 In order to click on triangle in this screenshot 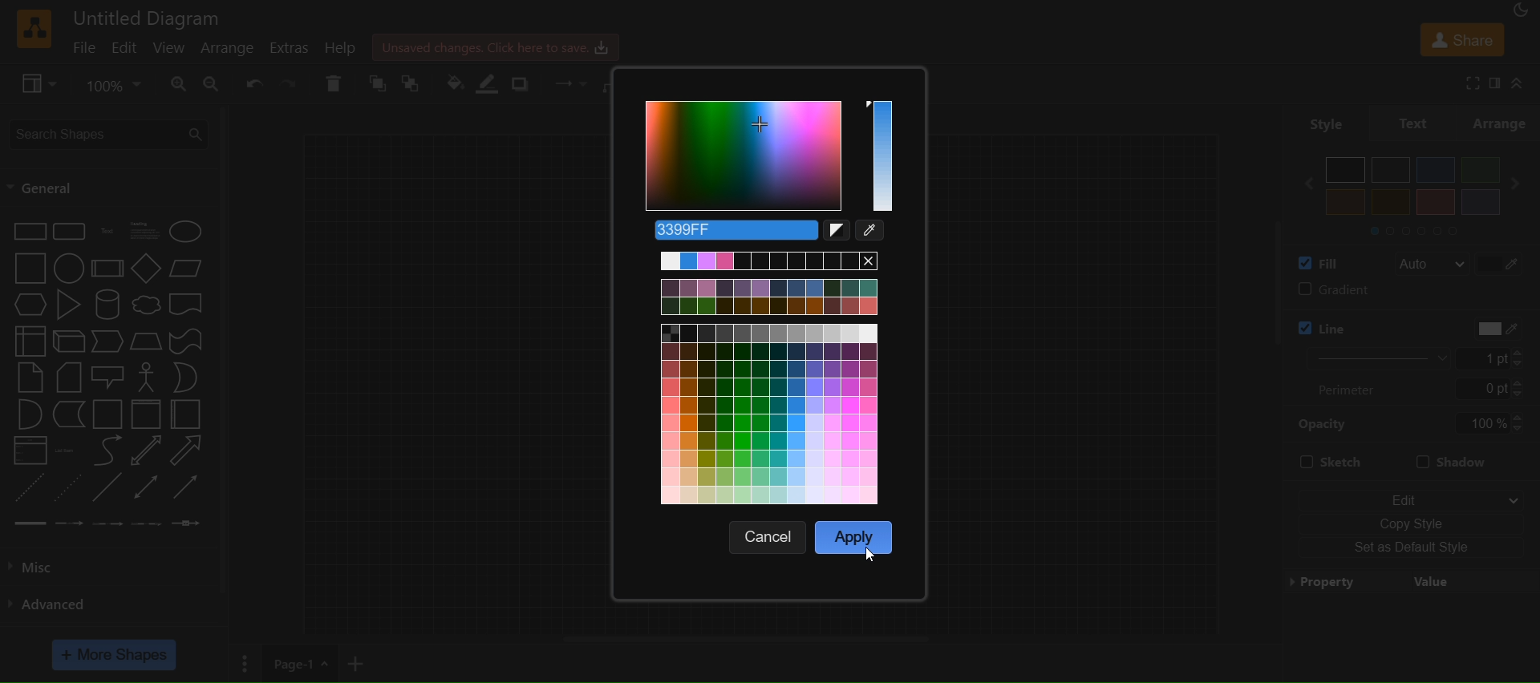, I will do `click(71, 305)`.